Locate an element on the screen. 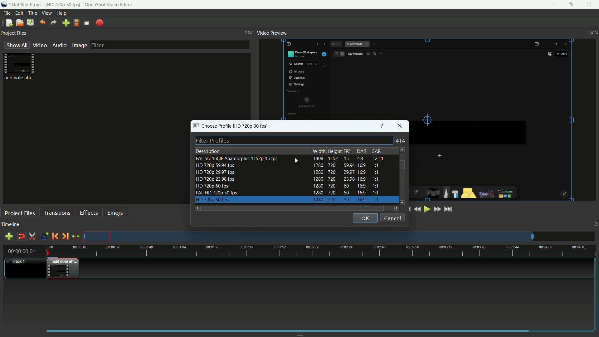 The image size is (599, 337). dar is located at coordinates (361, 151).